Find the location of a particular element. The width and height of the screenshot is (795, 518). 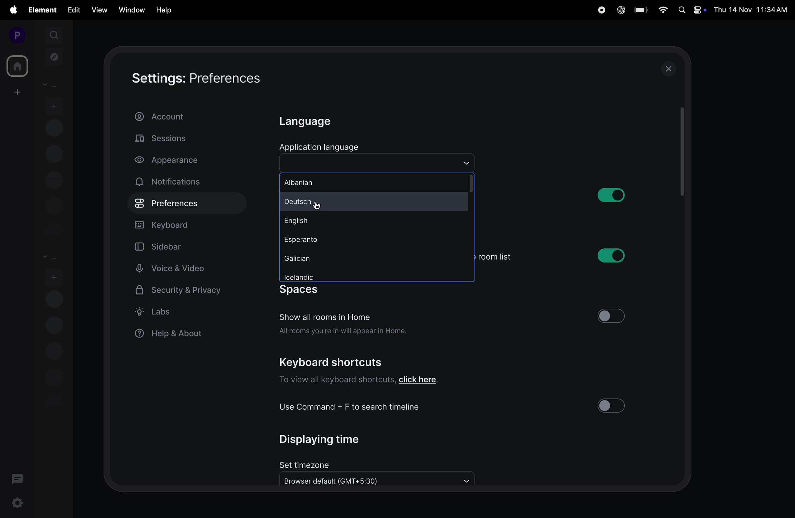

spaces is located at coordinates (304, 292).